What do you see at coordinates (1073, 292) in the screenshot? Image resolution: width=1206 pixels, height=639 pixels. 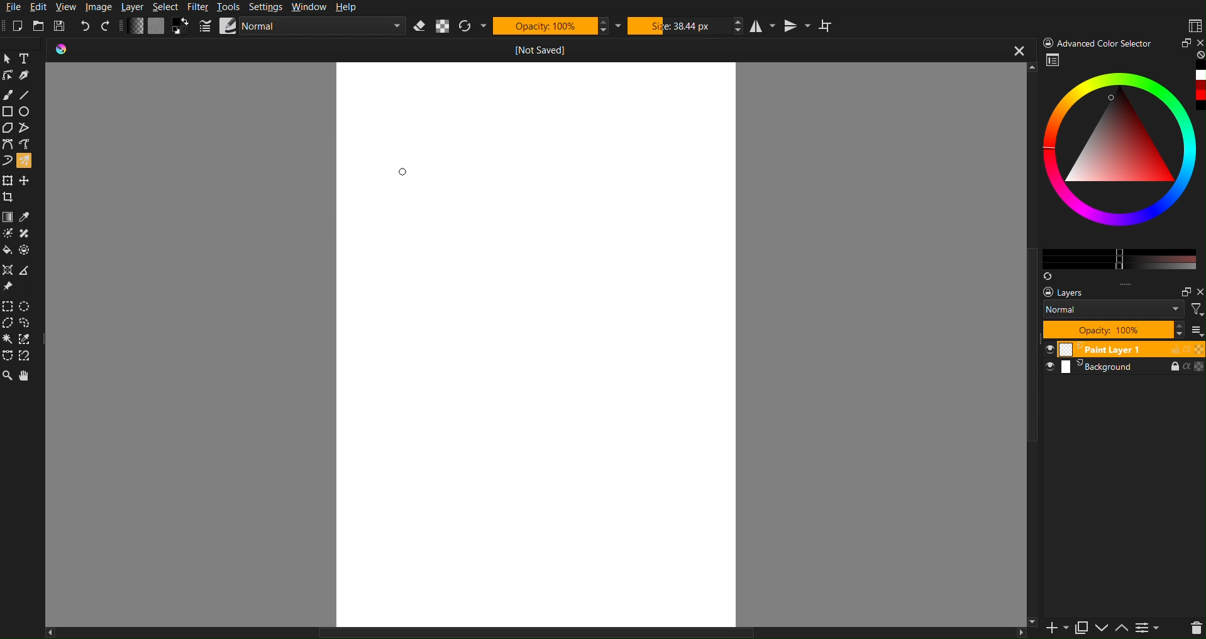 I see `layers` at bounding box center [1073, 292].